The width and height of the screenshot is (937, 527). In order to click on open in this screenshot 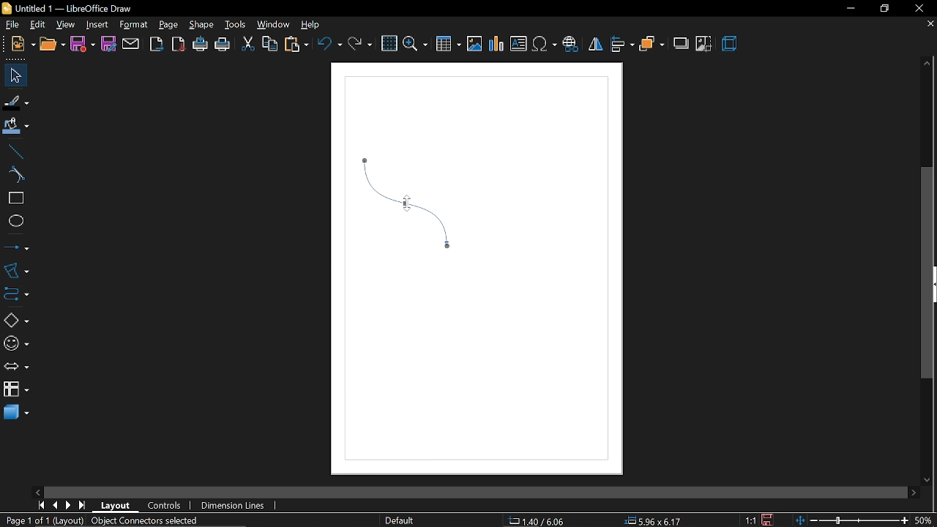, I will do `click(51, 45)`.